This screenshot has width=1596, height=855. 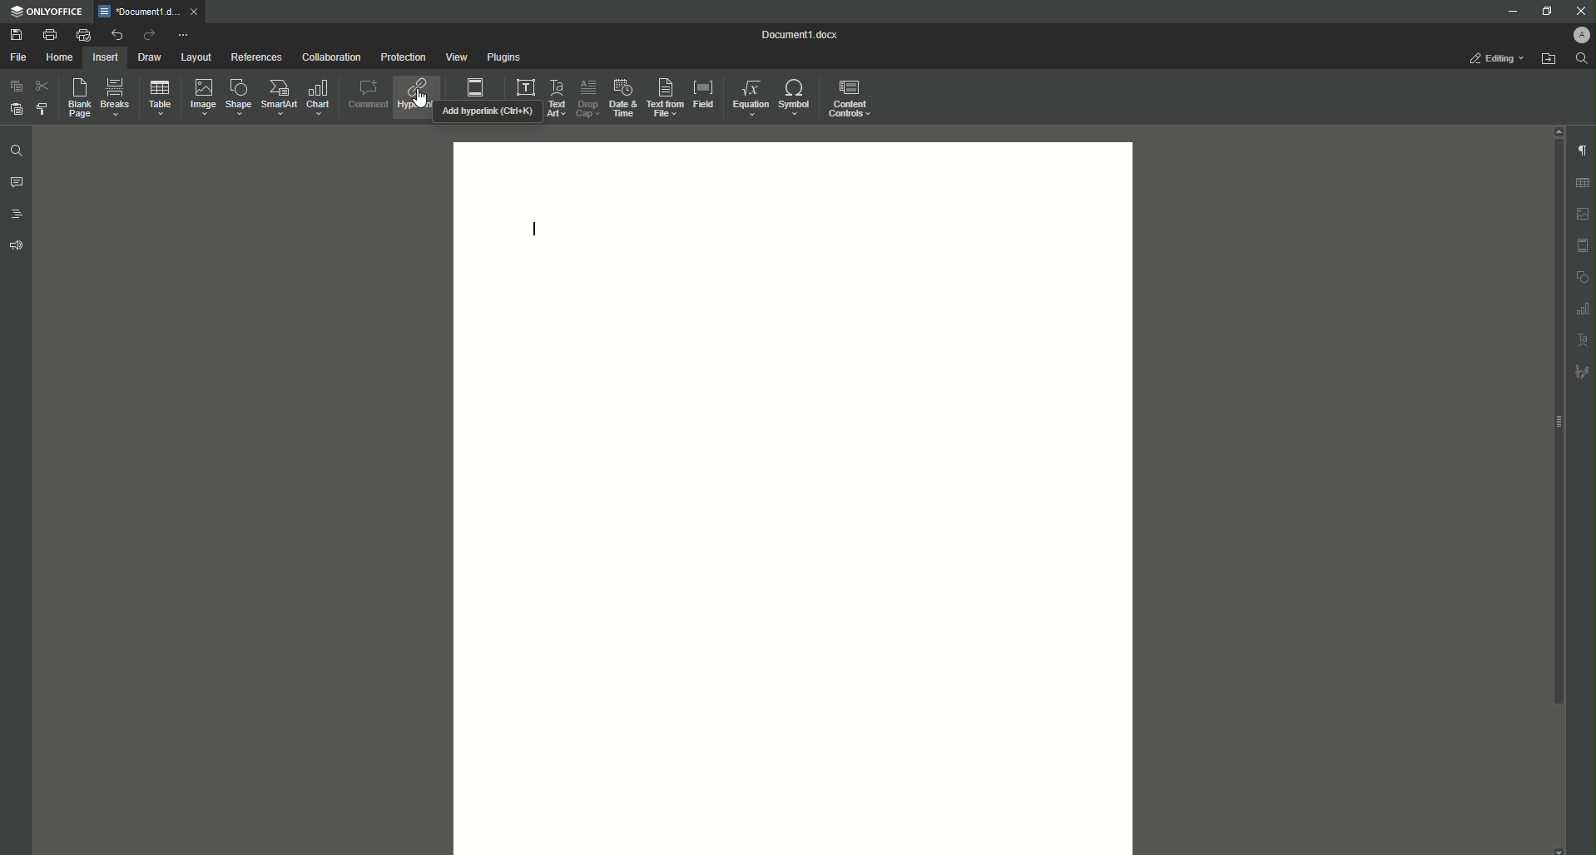 What do you see at coordinates (1584, 371) in the screenshot?
I see `Signature settings` at bounding box center [1584, 371].